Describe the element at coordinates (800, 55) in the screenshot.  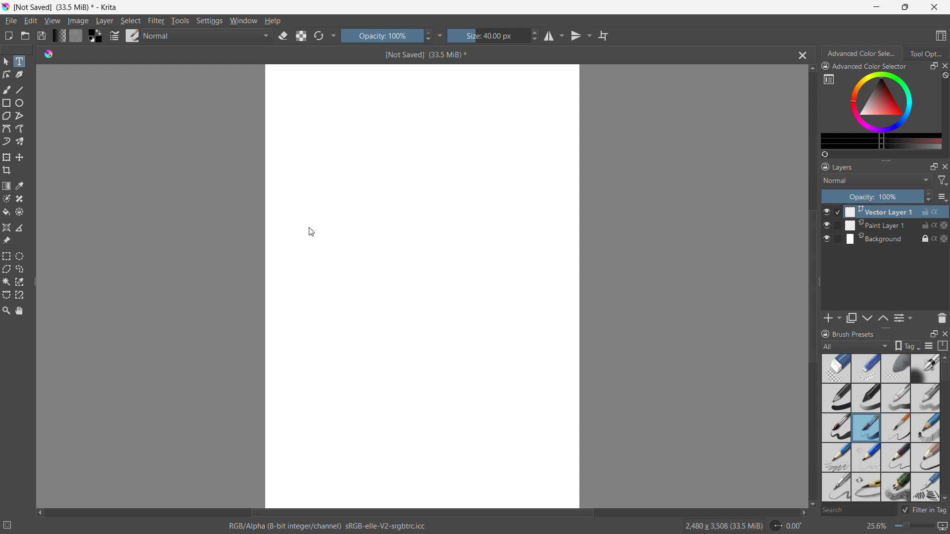
I see `close document` at that location.